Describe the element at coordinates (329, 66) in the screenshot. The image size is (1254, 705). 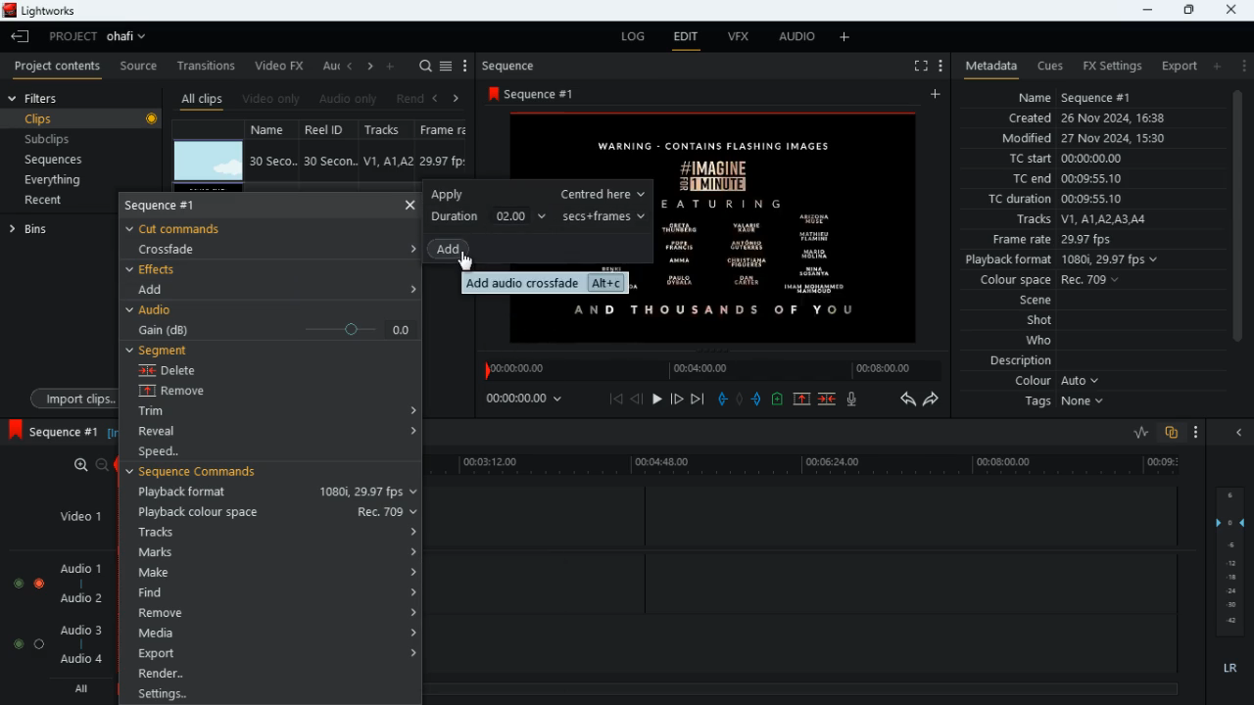
I see `au` at that location.